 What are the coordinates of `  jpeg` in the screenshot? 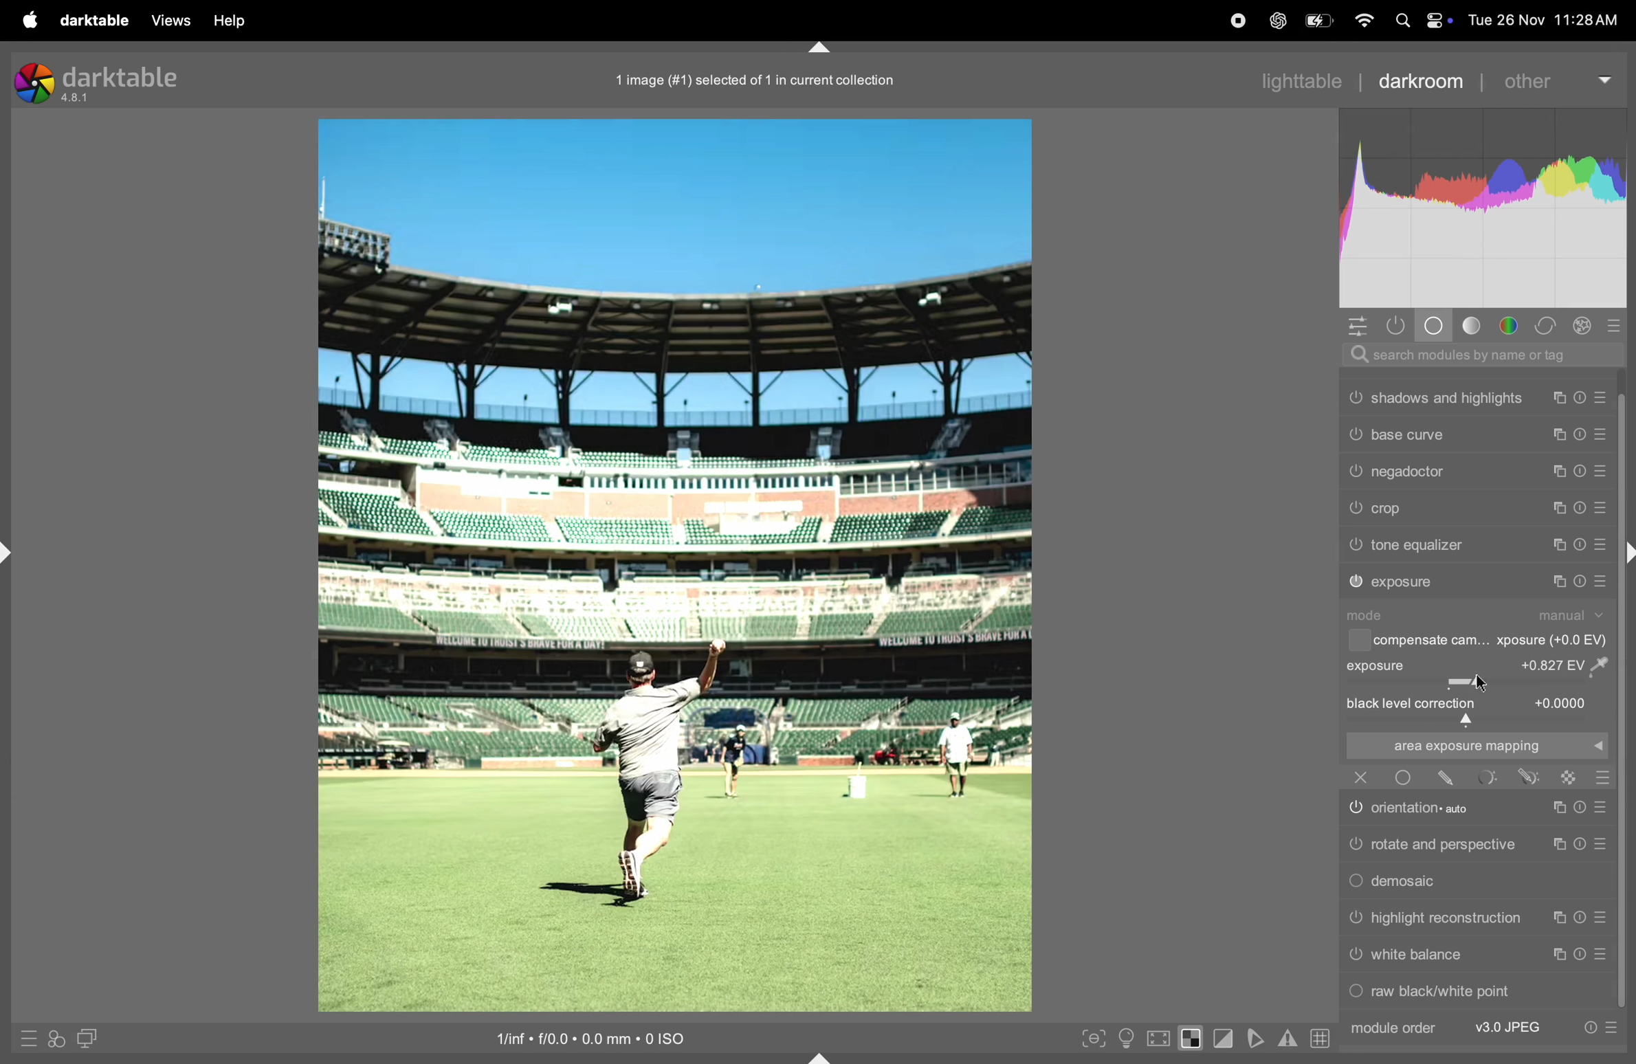 It's located at (1510, 1028).